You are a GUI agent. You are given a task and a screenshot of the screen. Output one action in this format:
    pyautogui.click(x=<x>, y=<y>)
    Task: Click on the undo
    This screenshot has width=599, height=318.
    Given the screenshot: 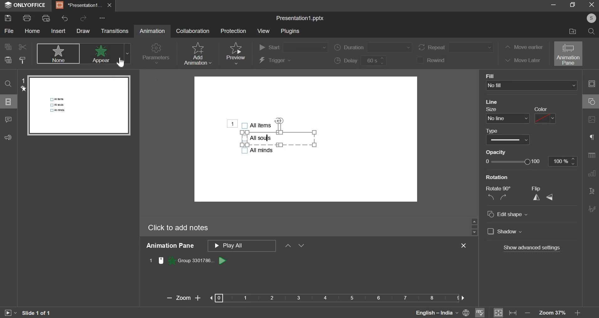 What is the action you would take?
    pyautogui.click(x=65, y=19)
    